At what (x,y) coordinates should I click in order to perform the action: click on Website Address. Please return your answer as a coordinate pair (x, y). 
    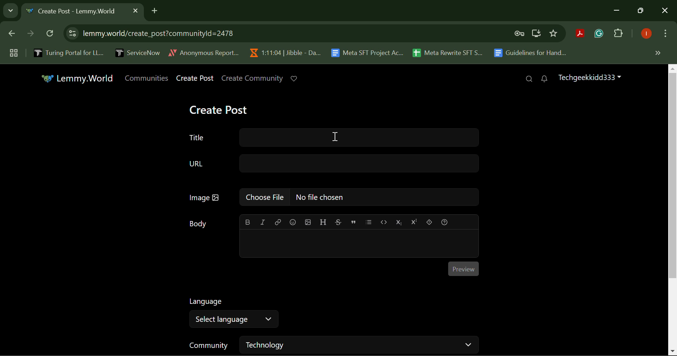
    Looking at the image, I should click on (248, 33).